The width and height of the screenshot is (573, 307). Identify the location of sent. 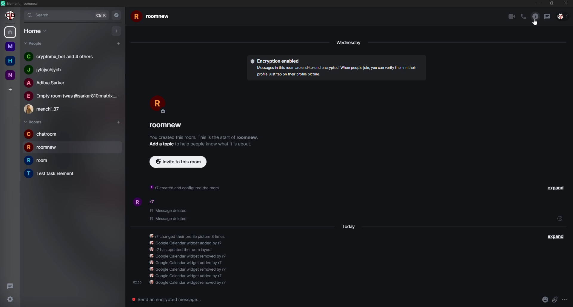
(559, 218).